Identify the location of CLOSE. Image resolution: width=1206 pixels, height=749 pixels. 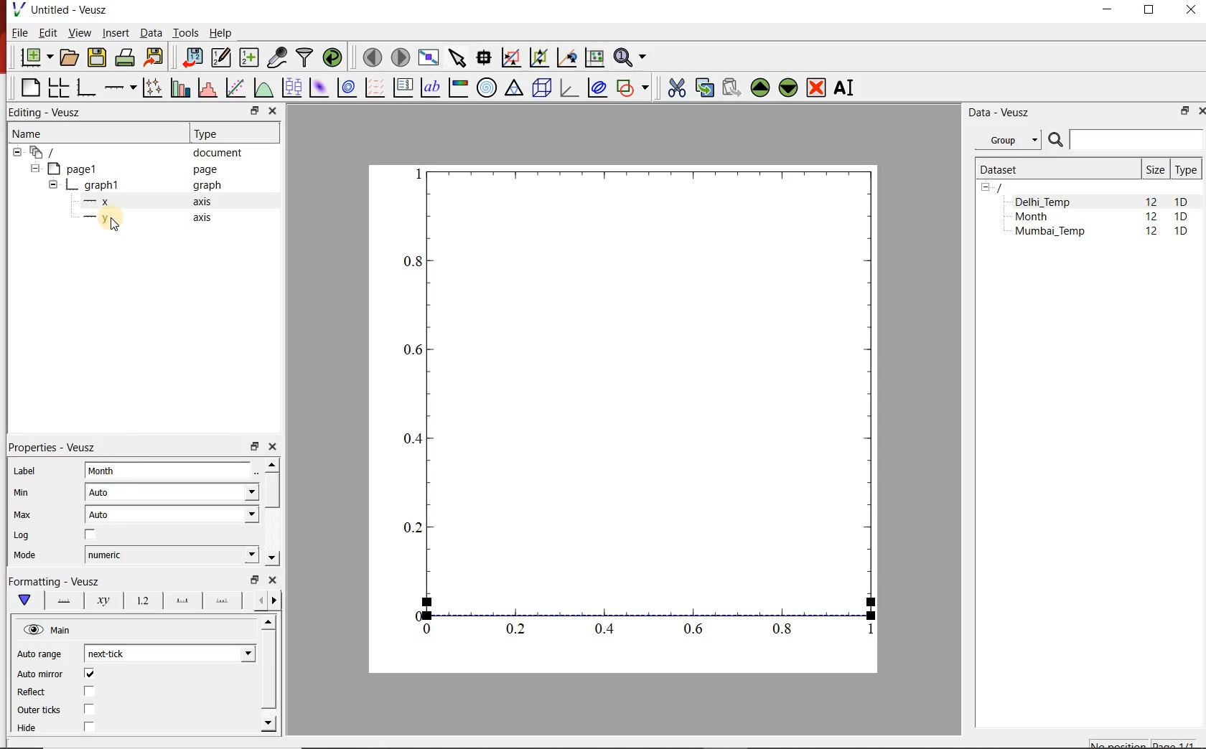
(1189, 9).